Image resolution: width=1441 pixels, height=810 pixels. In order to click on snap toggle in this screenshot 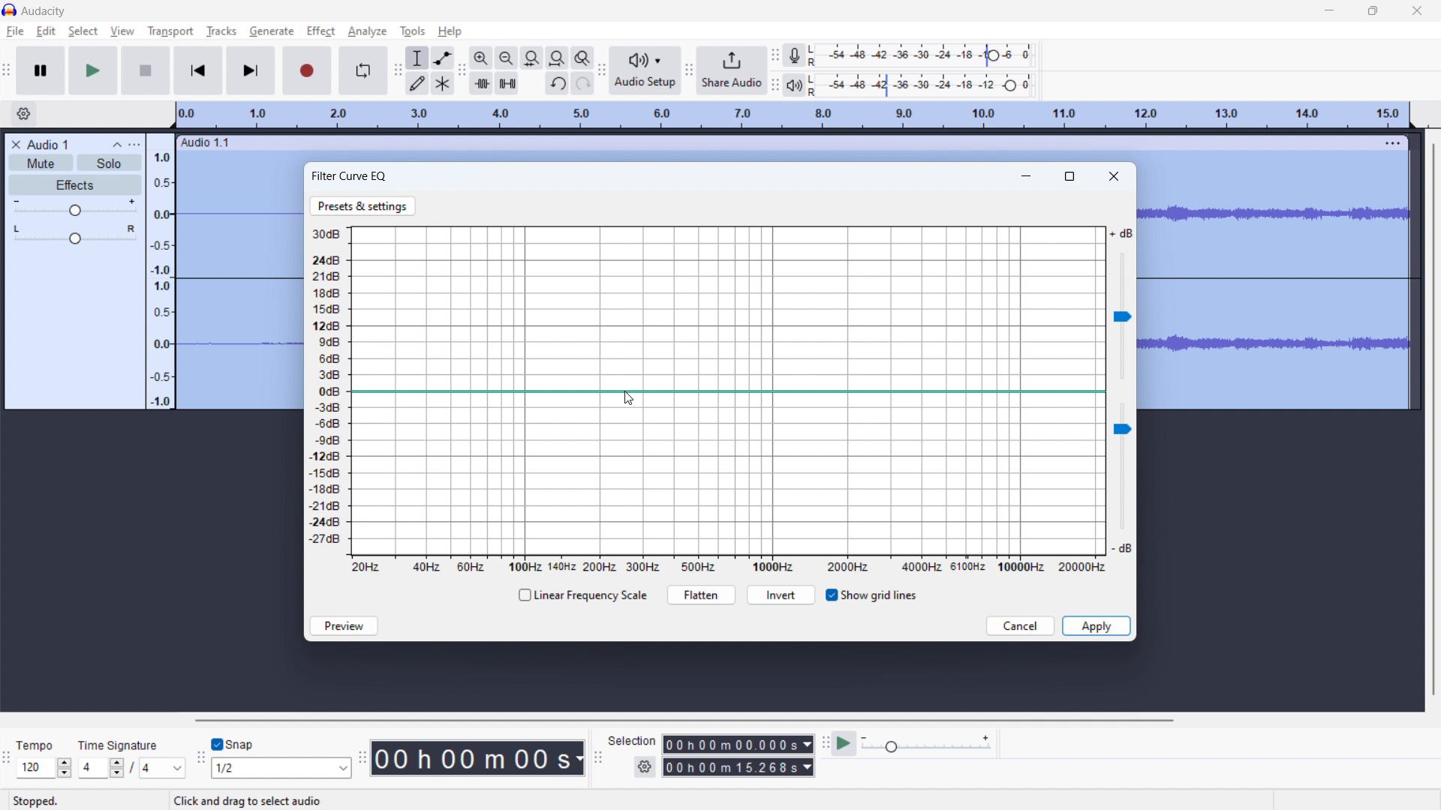, I will do `click(233, 743)`.